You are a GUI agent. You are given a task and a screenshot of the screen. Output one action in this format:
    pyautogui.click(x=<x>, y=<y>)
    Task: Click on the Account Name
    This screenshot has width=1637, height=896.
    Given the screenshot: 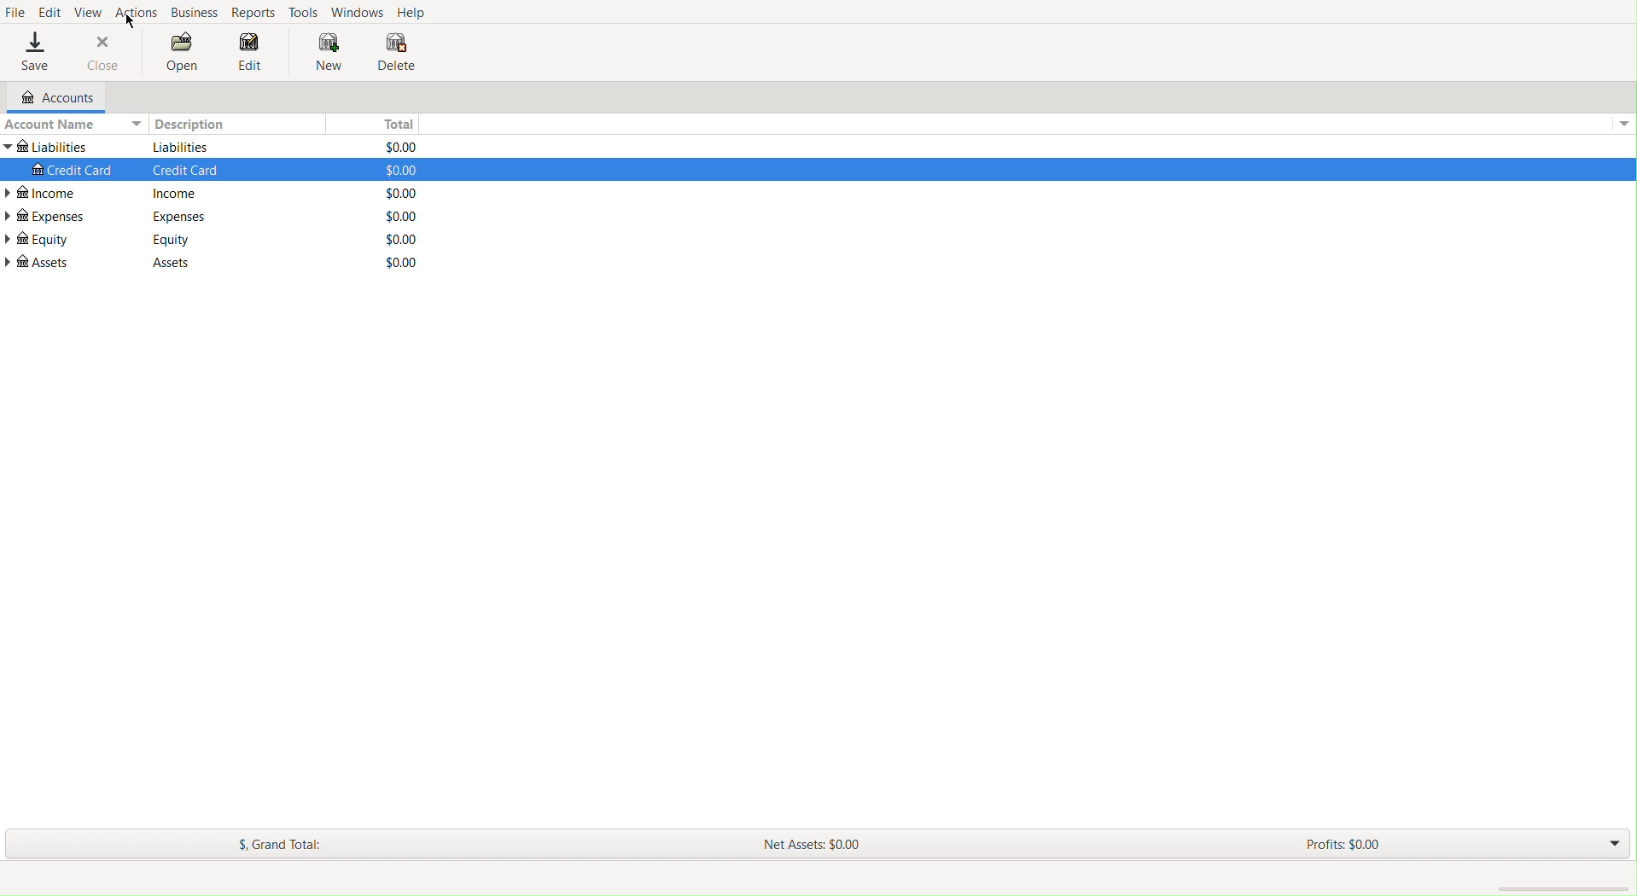 What is the action you would take?
    pyautogui.click(x=73, y=125)
    